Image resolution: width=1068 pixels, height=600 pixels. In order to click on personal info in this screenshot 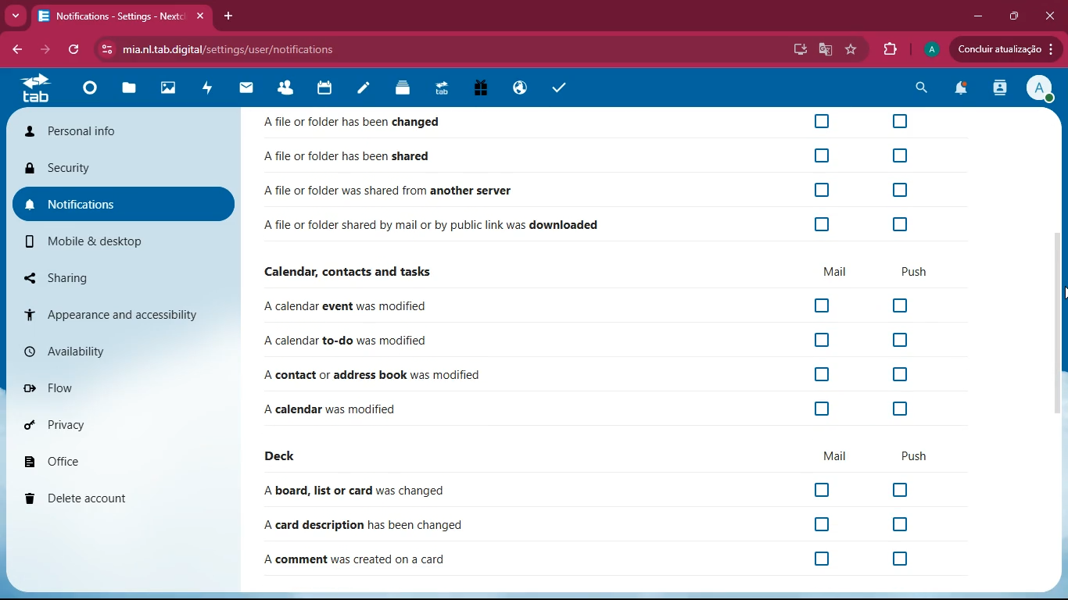, I will do `click(99, 131)`.